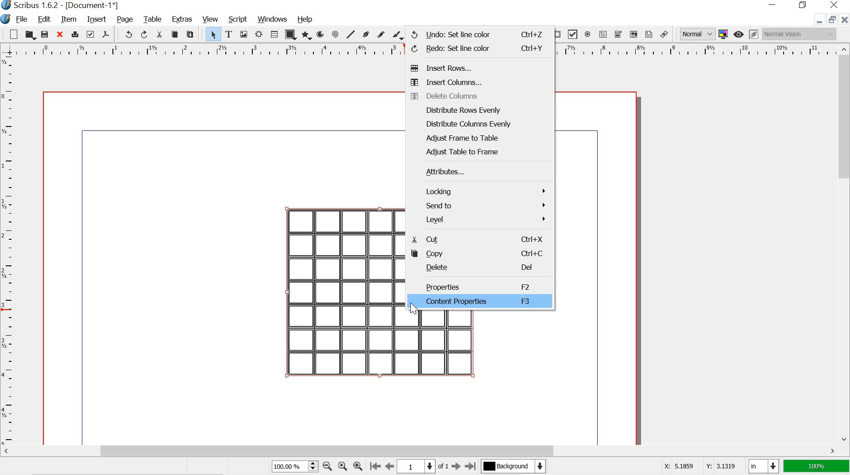 This screenshot has width=850, height=475. Describe the element at coordinates (213, 35) in the screenshot. I see `select item` at that location.